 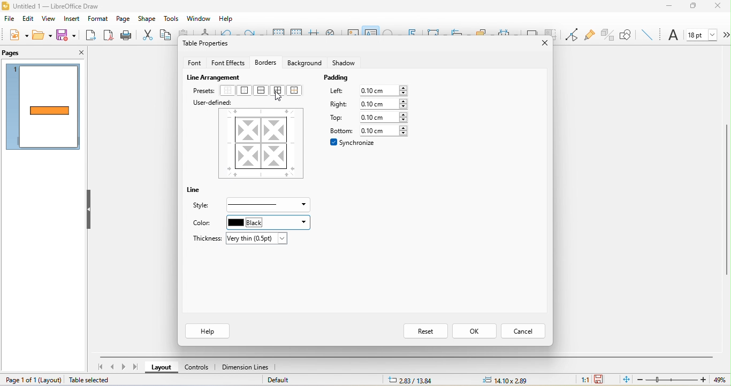 What do you see at coordinates (726, 199) in the screenshot?
I see `vertical scroll bar` at bounding box center [726, 199].